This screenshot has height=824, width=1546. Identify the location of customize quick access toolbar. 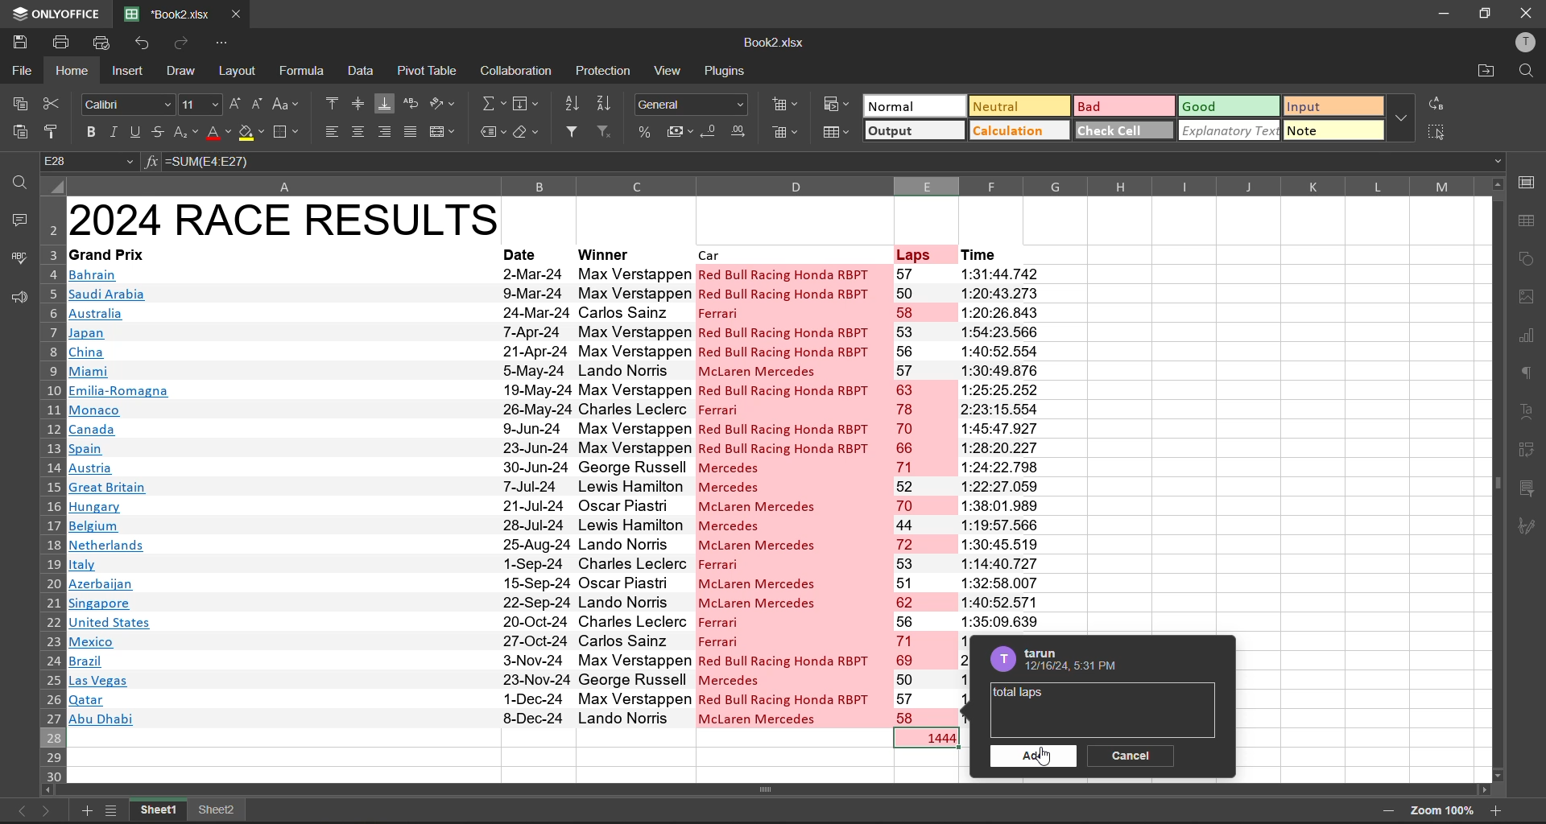
(226, 43).